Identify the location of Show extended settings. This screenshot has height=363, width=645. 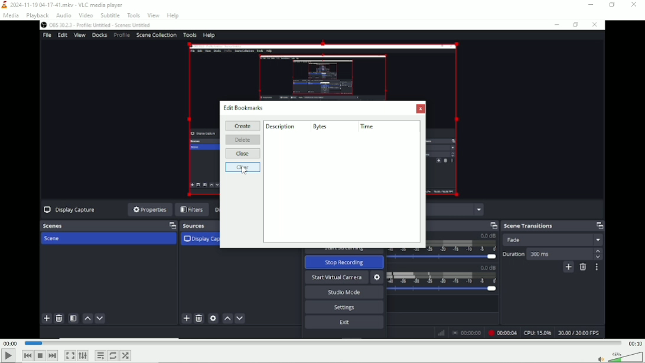
(83, 356).